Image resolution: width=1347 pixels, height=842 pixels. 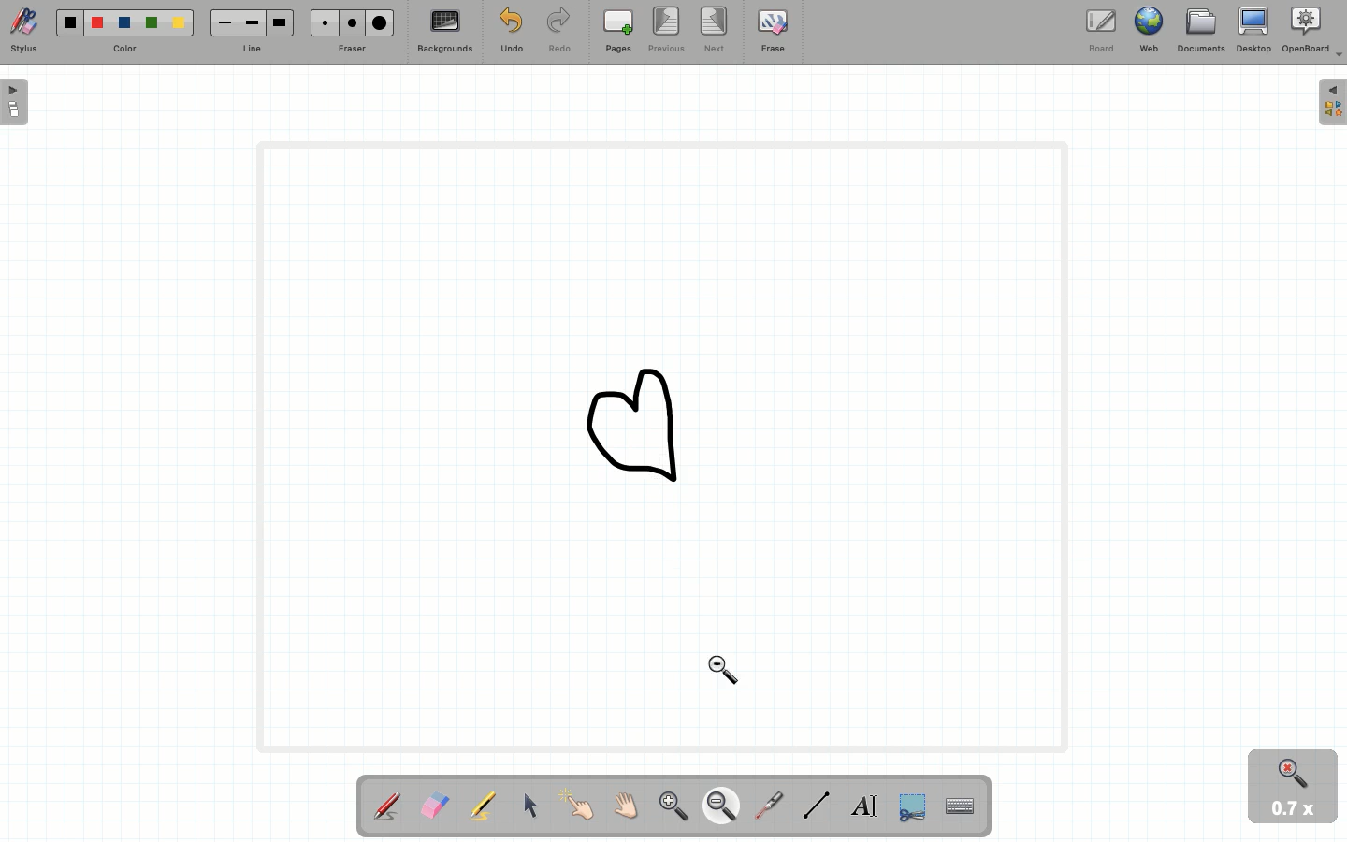 I want to click on Stylus, so click(x=386, y=806).